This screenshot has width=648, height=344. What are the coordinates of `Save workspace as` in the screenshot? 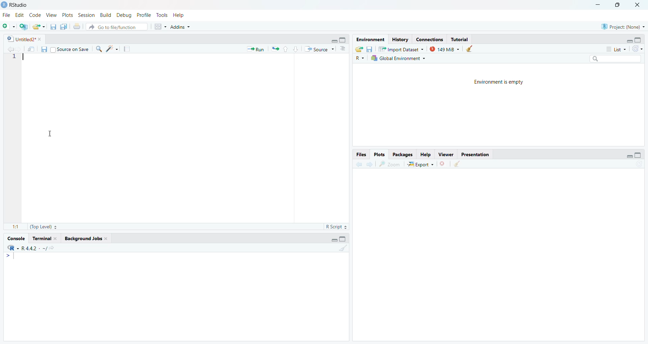 It's located at (370, 49).